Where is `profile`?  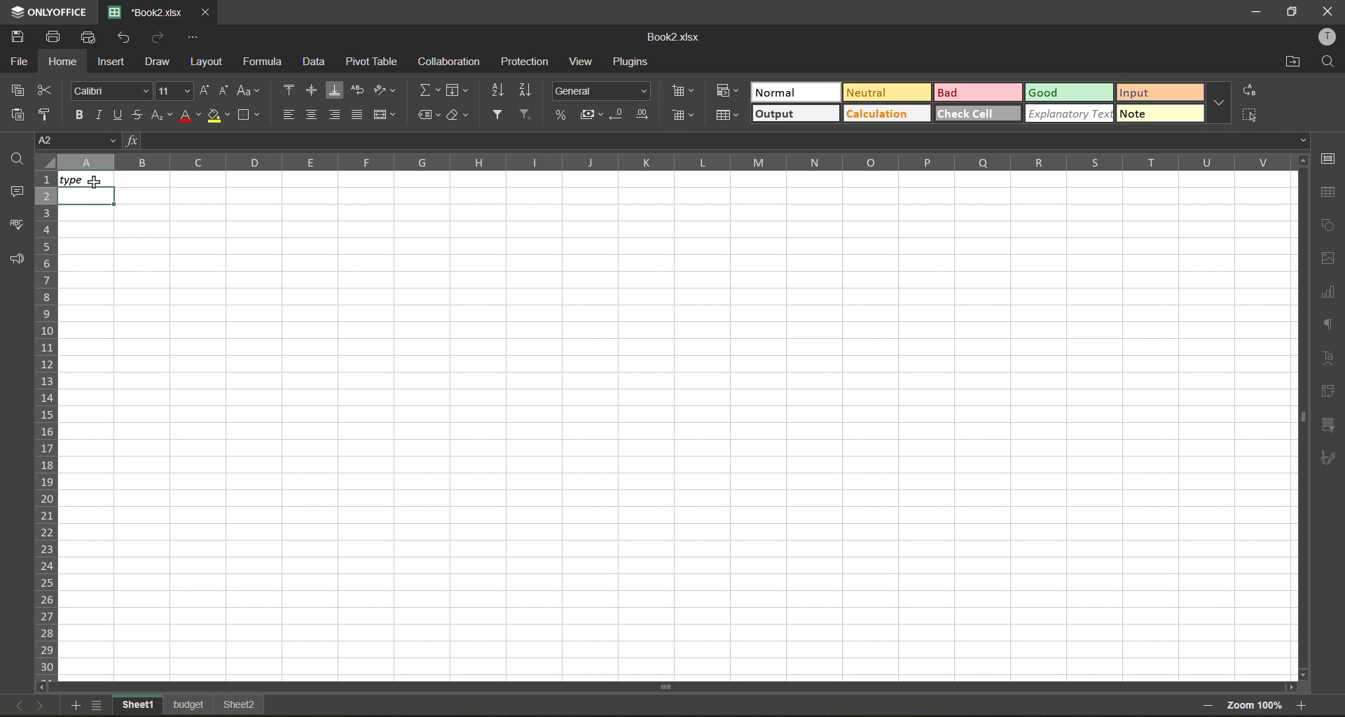
profile is located at coordinates (1328, 39).